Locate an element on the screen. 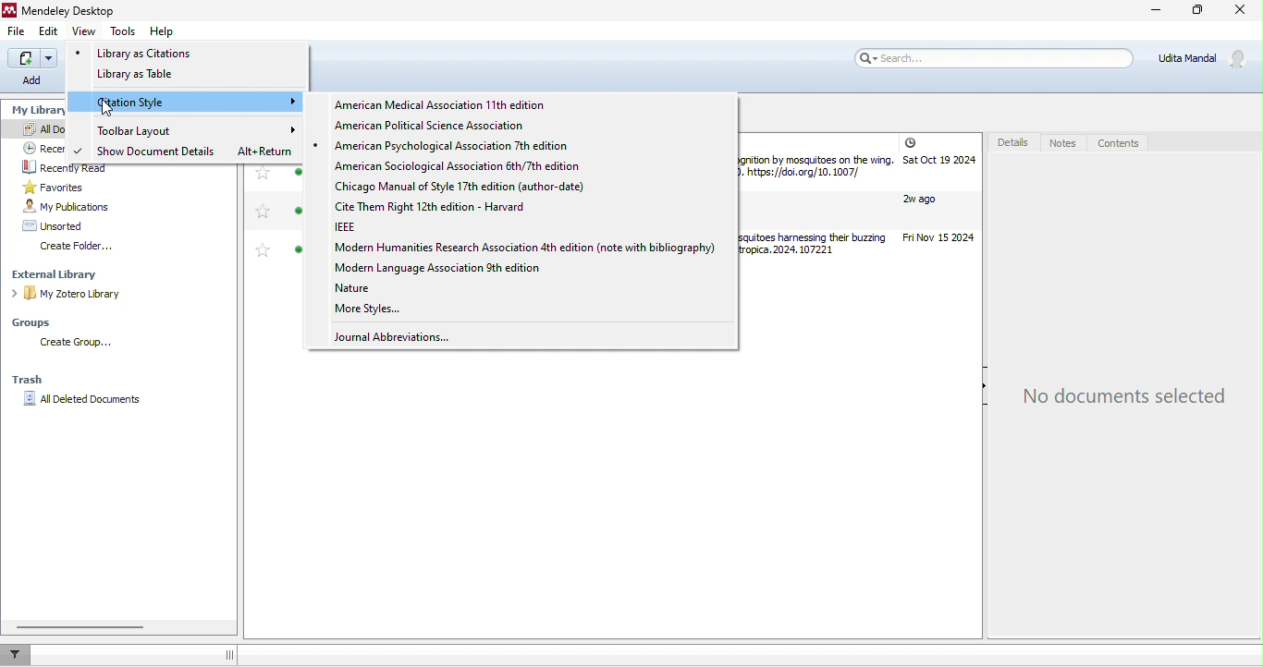  minimize is located at coordinates (1155, 12).